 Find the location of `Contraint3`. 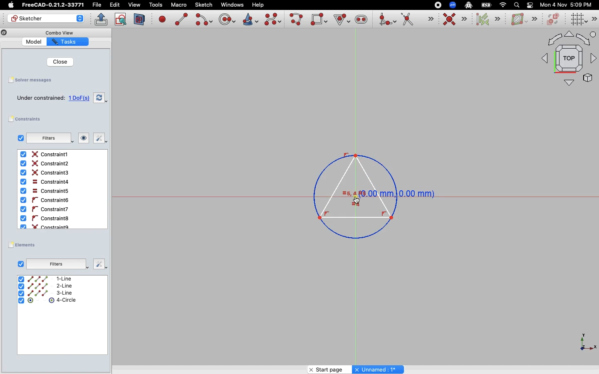

Contraint3 is located at coordinates (46, 173).